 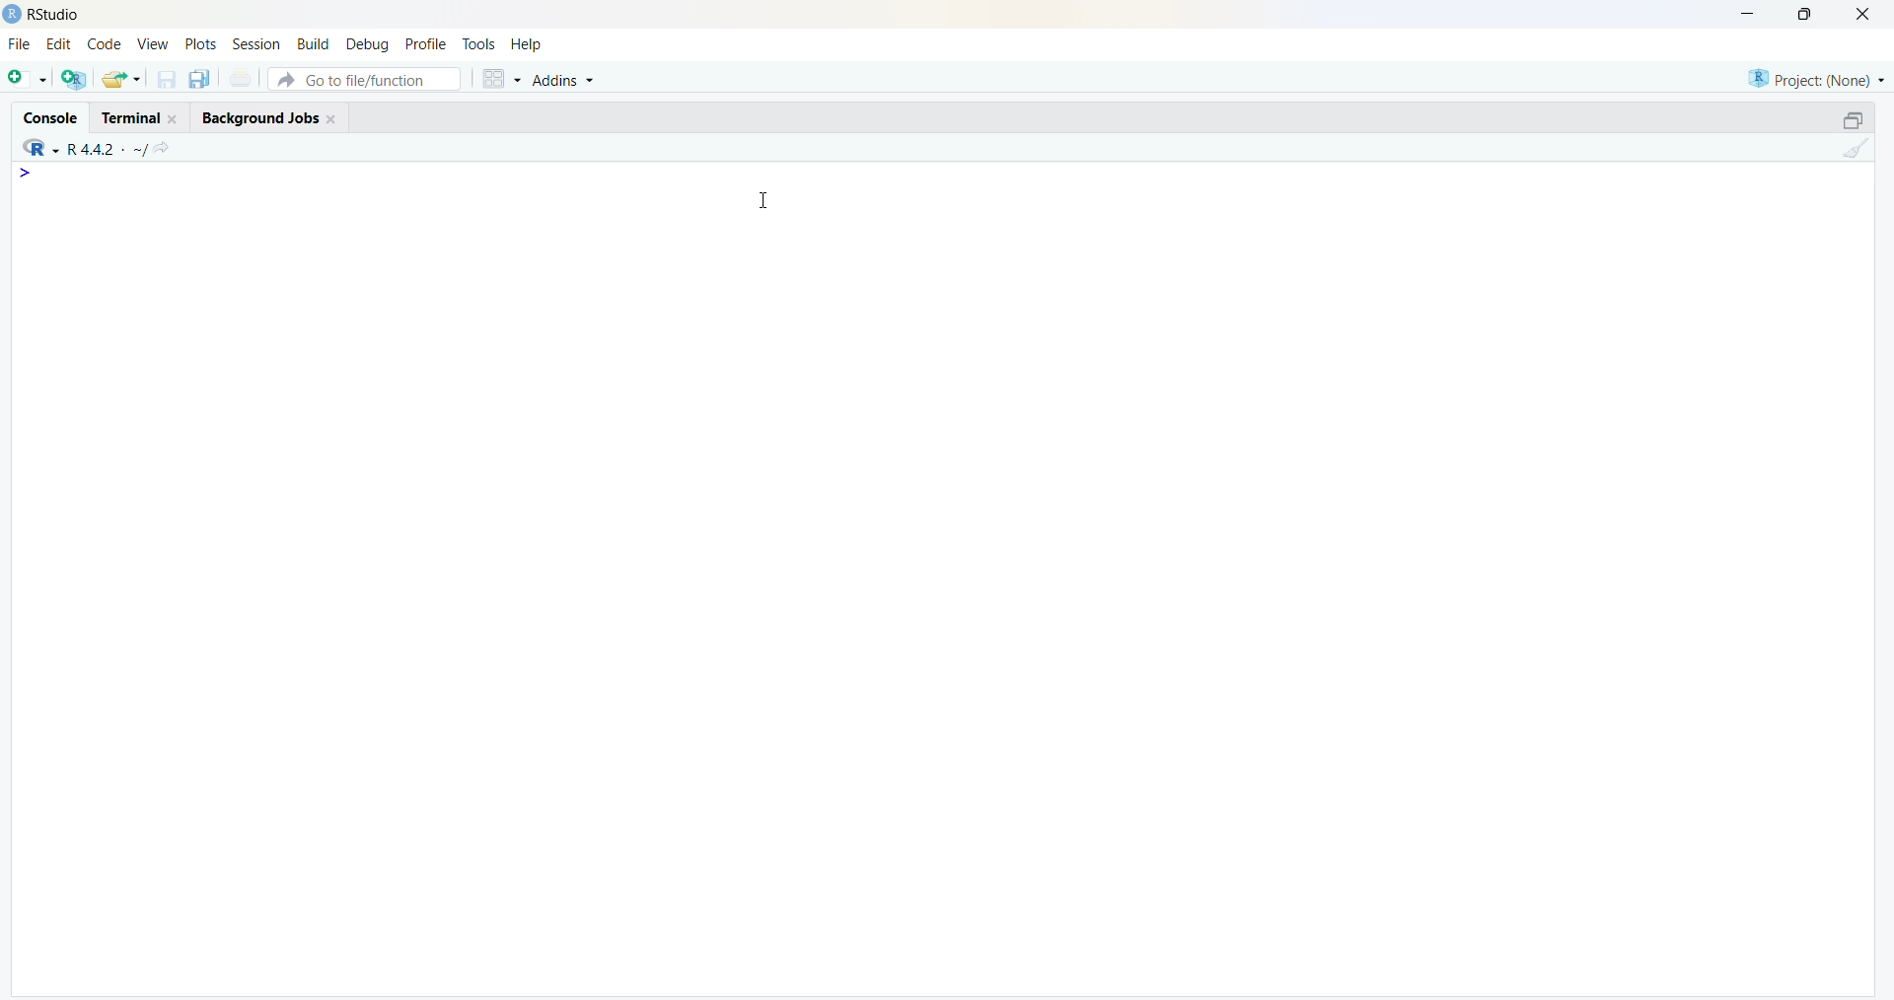 I want to click on Addins, so click(x=564, y=79).